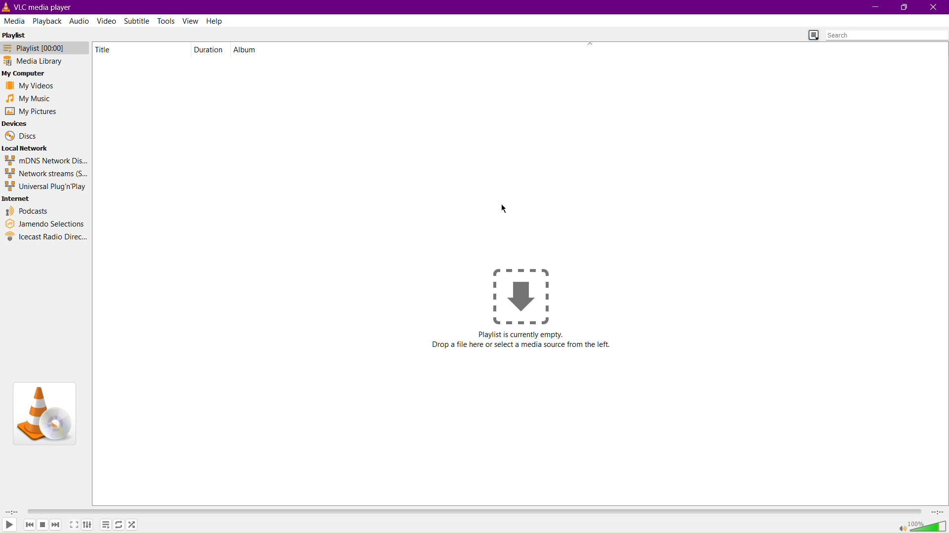 This screenshot has width=949, height=533. What do you see at coordinates (118, 526) in the screenshot?
I see `Loop` at bounding box center [118, 526].